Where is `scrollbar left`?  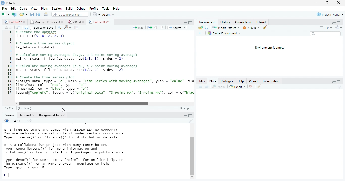
scrollbar left is located at coordinates (16, 104).